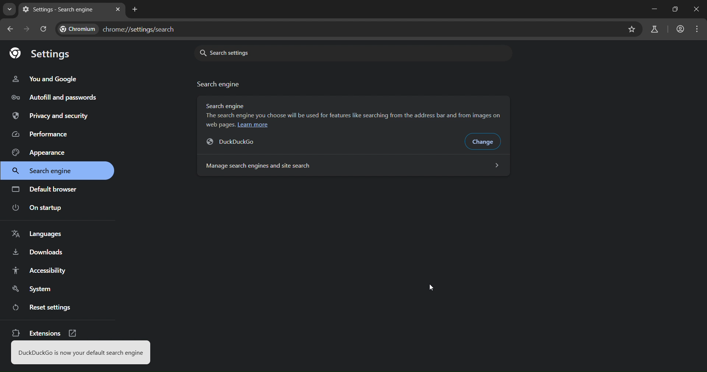 This screenshot has width=707, height=372. I want to click on Duckduckgo is now set as default engine, so click(80, 353).